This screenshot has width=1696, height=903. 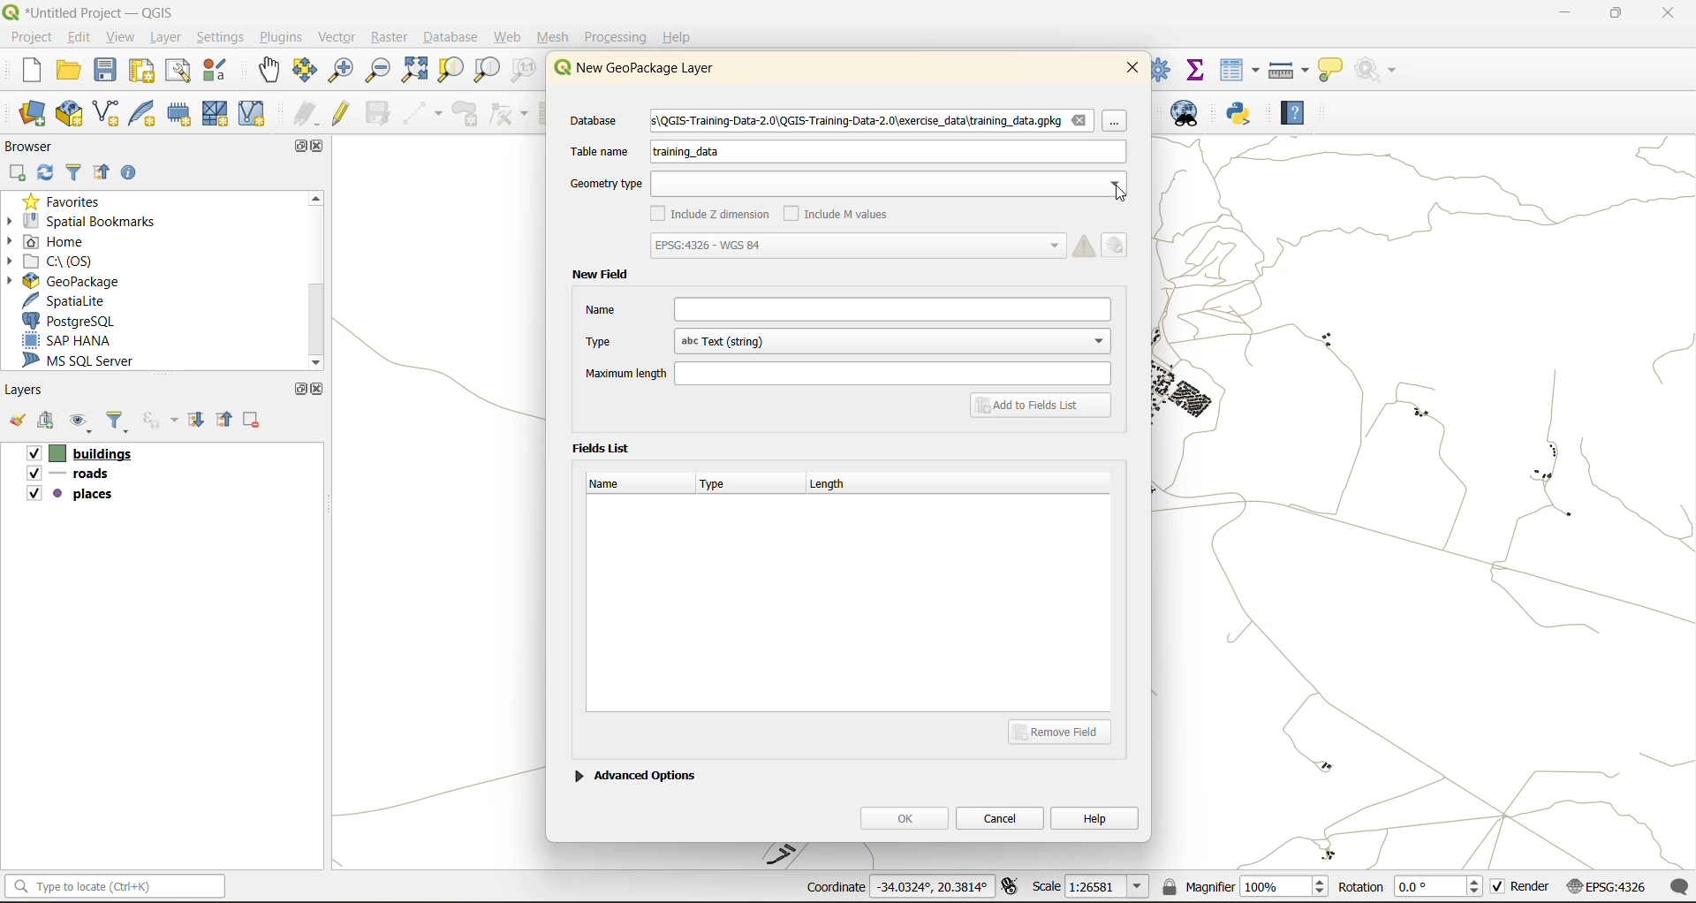 I want to click on Pointer, so click(x=1125, y=194).